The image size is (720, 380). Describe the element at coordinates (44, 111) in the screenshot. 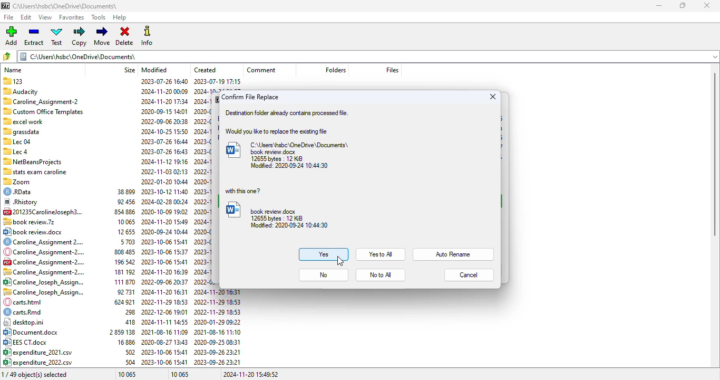

I see `Custom Office Templates` at that location.